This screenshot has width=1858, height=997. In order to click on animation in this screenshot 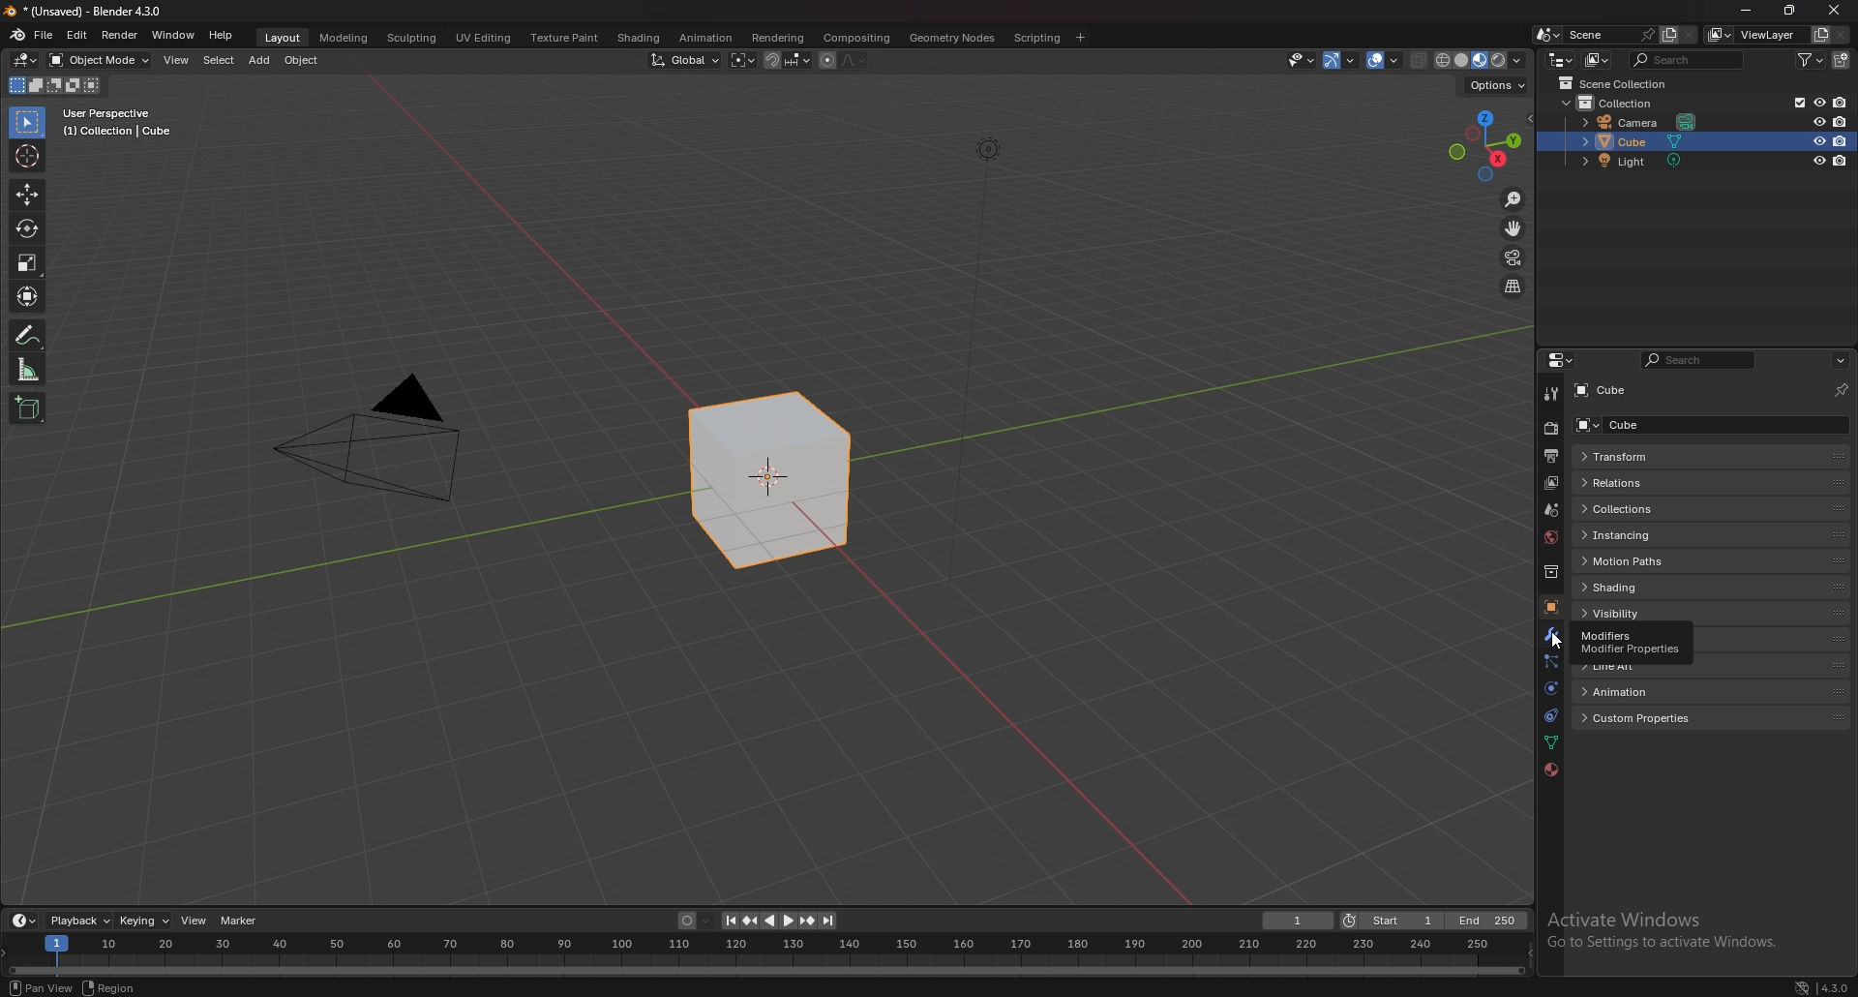, I will do `click(710, 36)`.